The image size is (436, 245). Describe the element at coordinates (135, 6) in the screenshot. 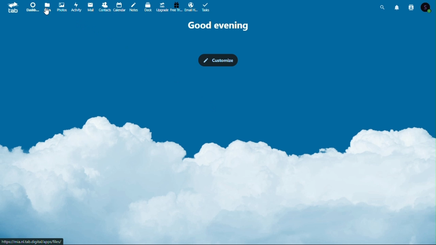

I see `notes` at that location.